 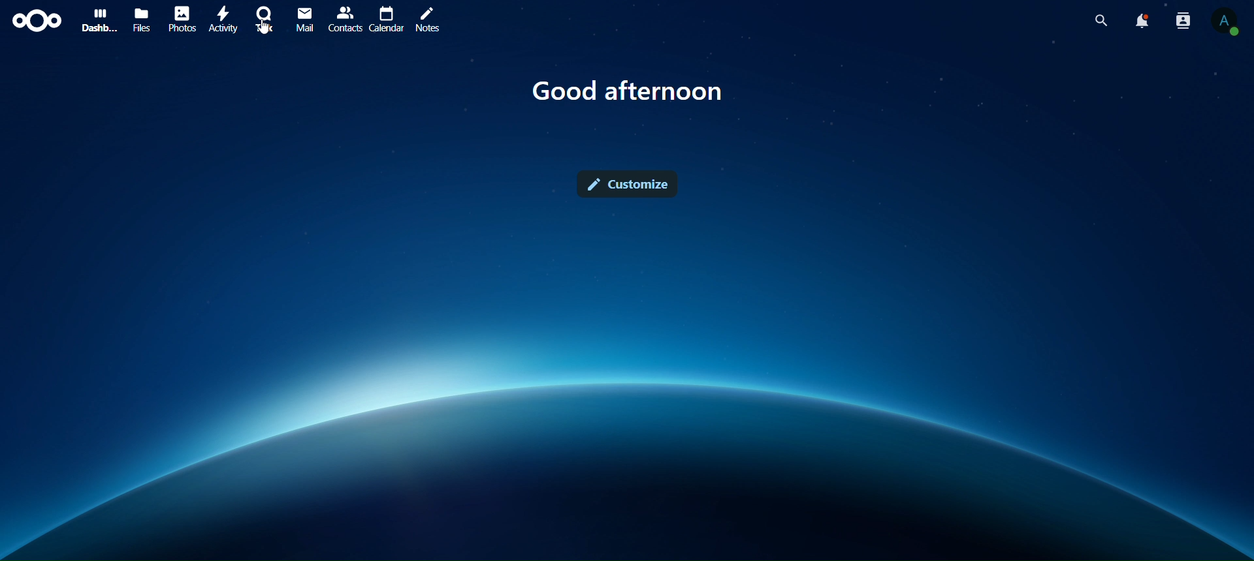 I want to click on photos, so click(x=181, y=19).